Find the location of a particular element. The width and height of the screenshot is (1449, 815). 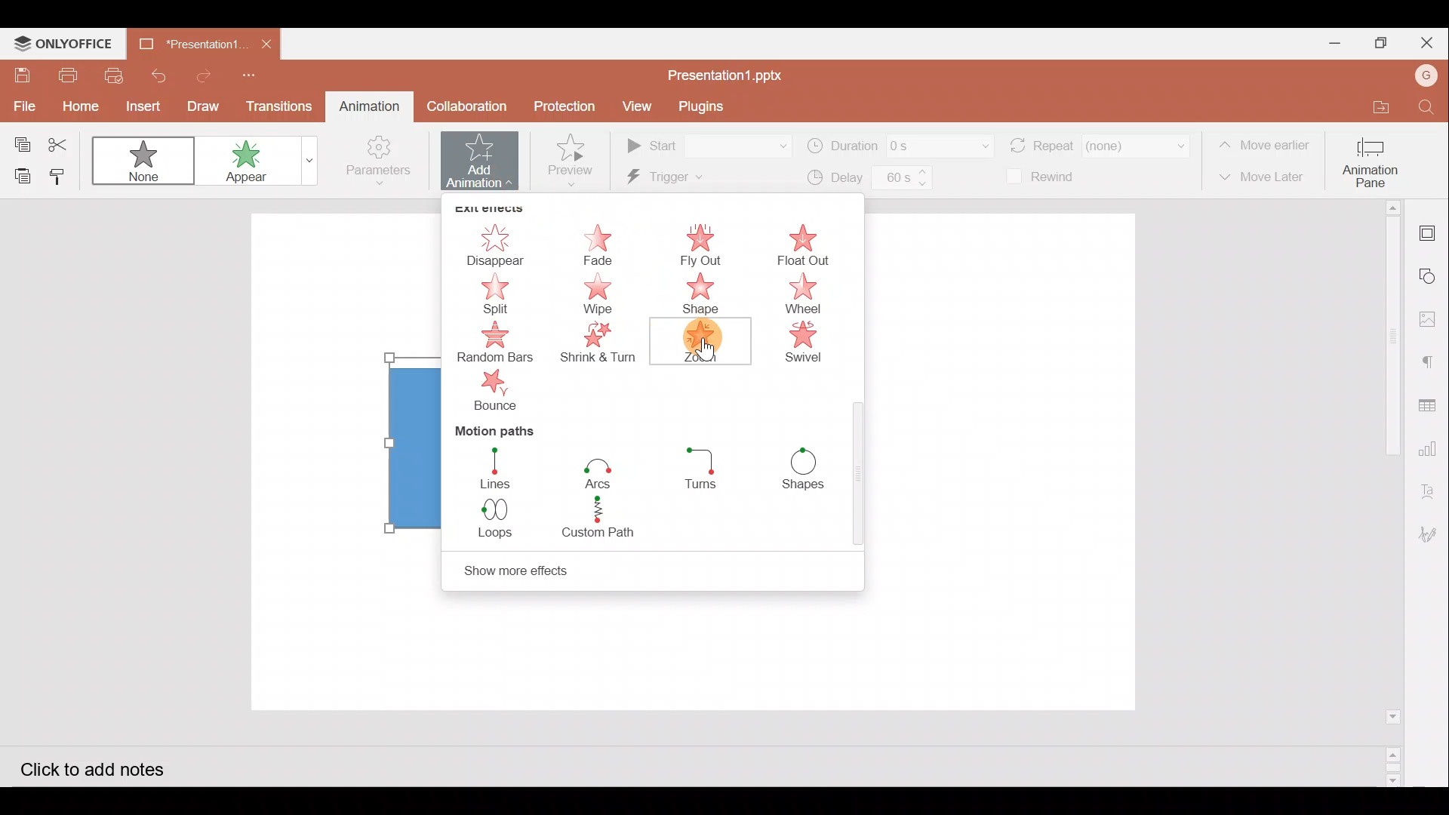

Maximize is located at coordinates (1377, 42).